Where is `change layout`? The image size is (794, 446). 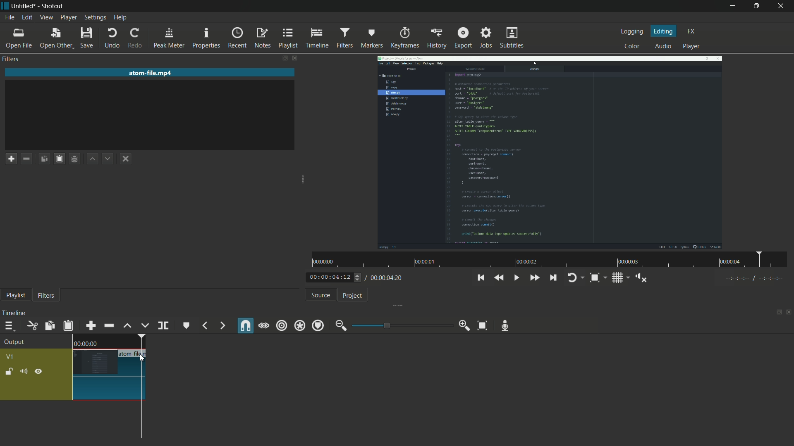 change layout is located at coordinates (283, 58).